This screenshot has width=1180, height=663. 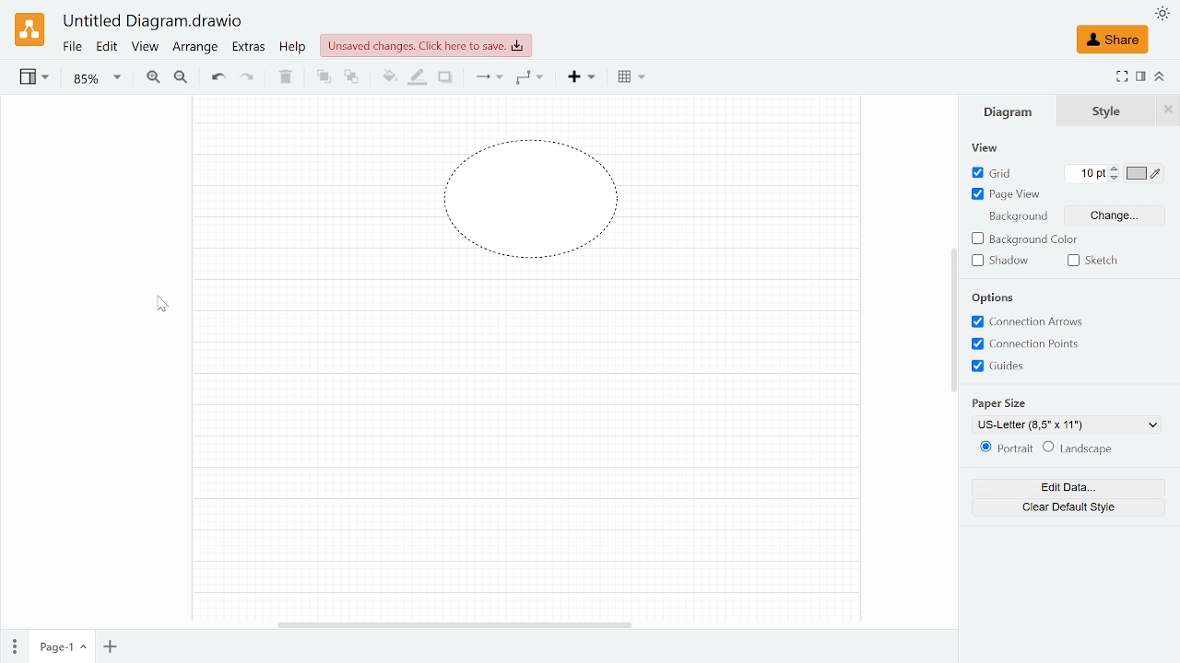 What do you see at coordinates (1095, 260) in the screenshot?
I see `Sketch` at bounding box center [1095, 260].